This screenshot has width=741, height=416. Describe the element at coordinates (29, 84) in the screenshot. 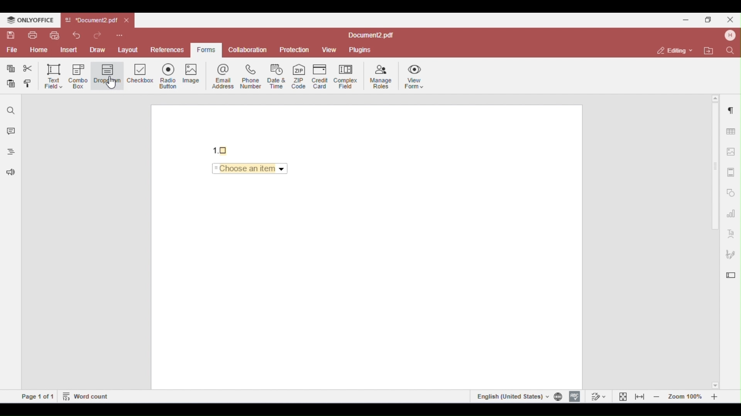

I see `copy style` at that location.